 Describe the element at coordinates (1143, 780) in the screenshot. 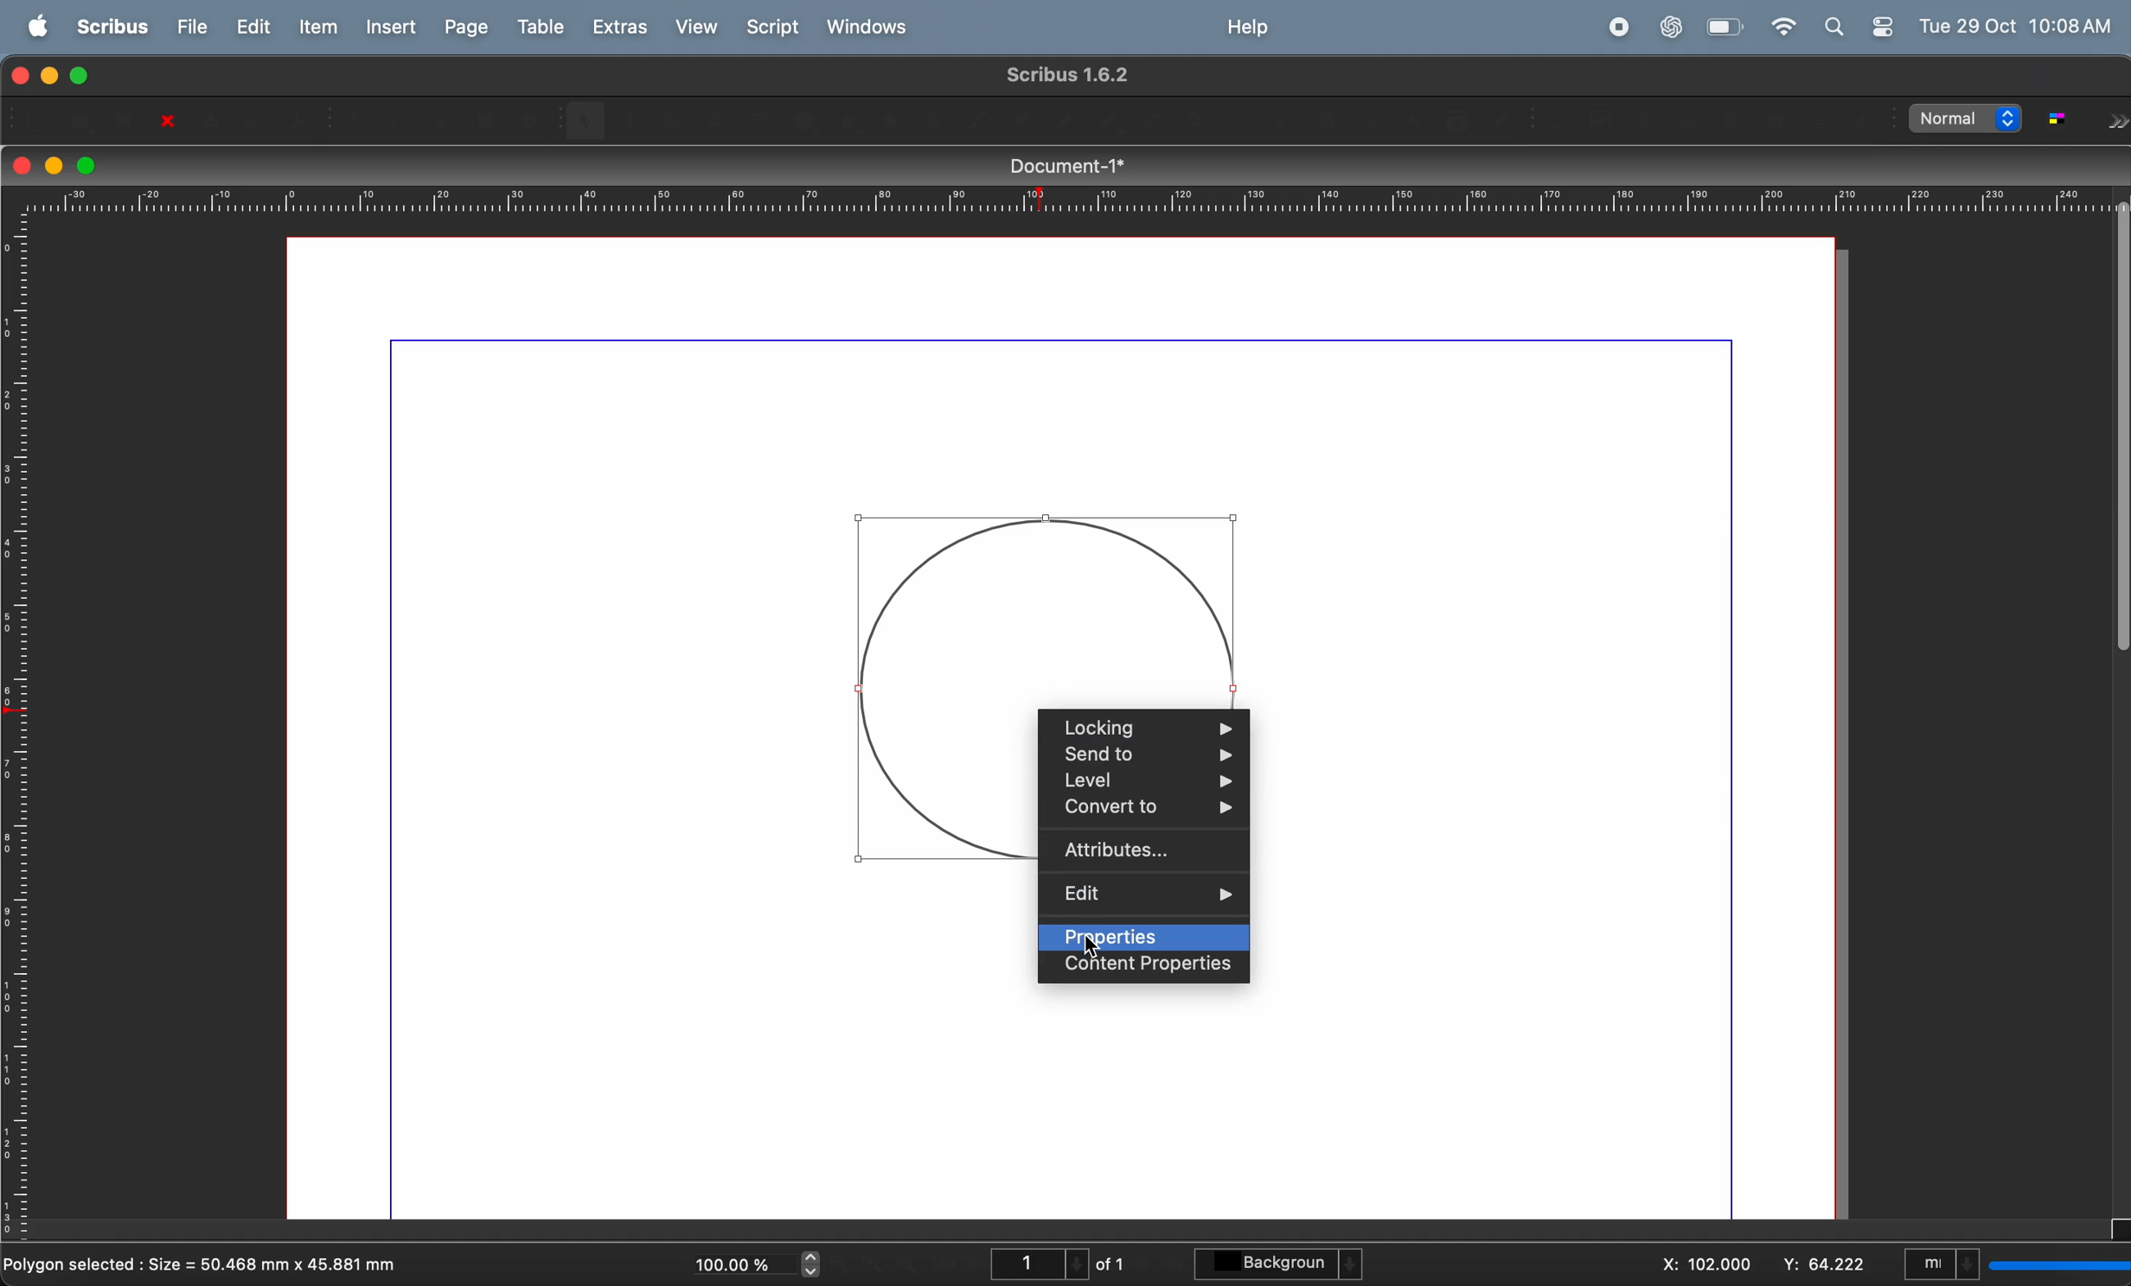

I see `level` at that location.